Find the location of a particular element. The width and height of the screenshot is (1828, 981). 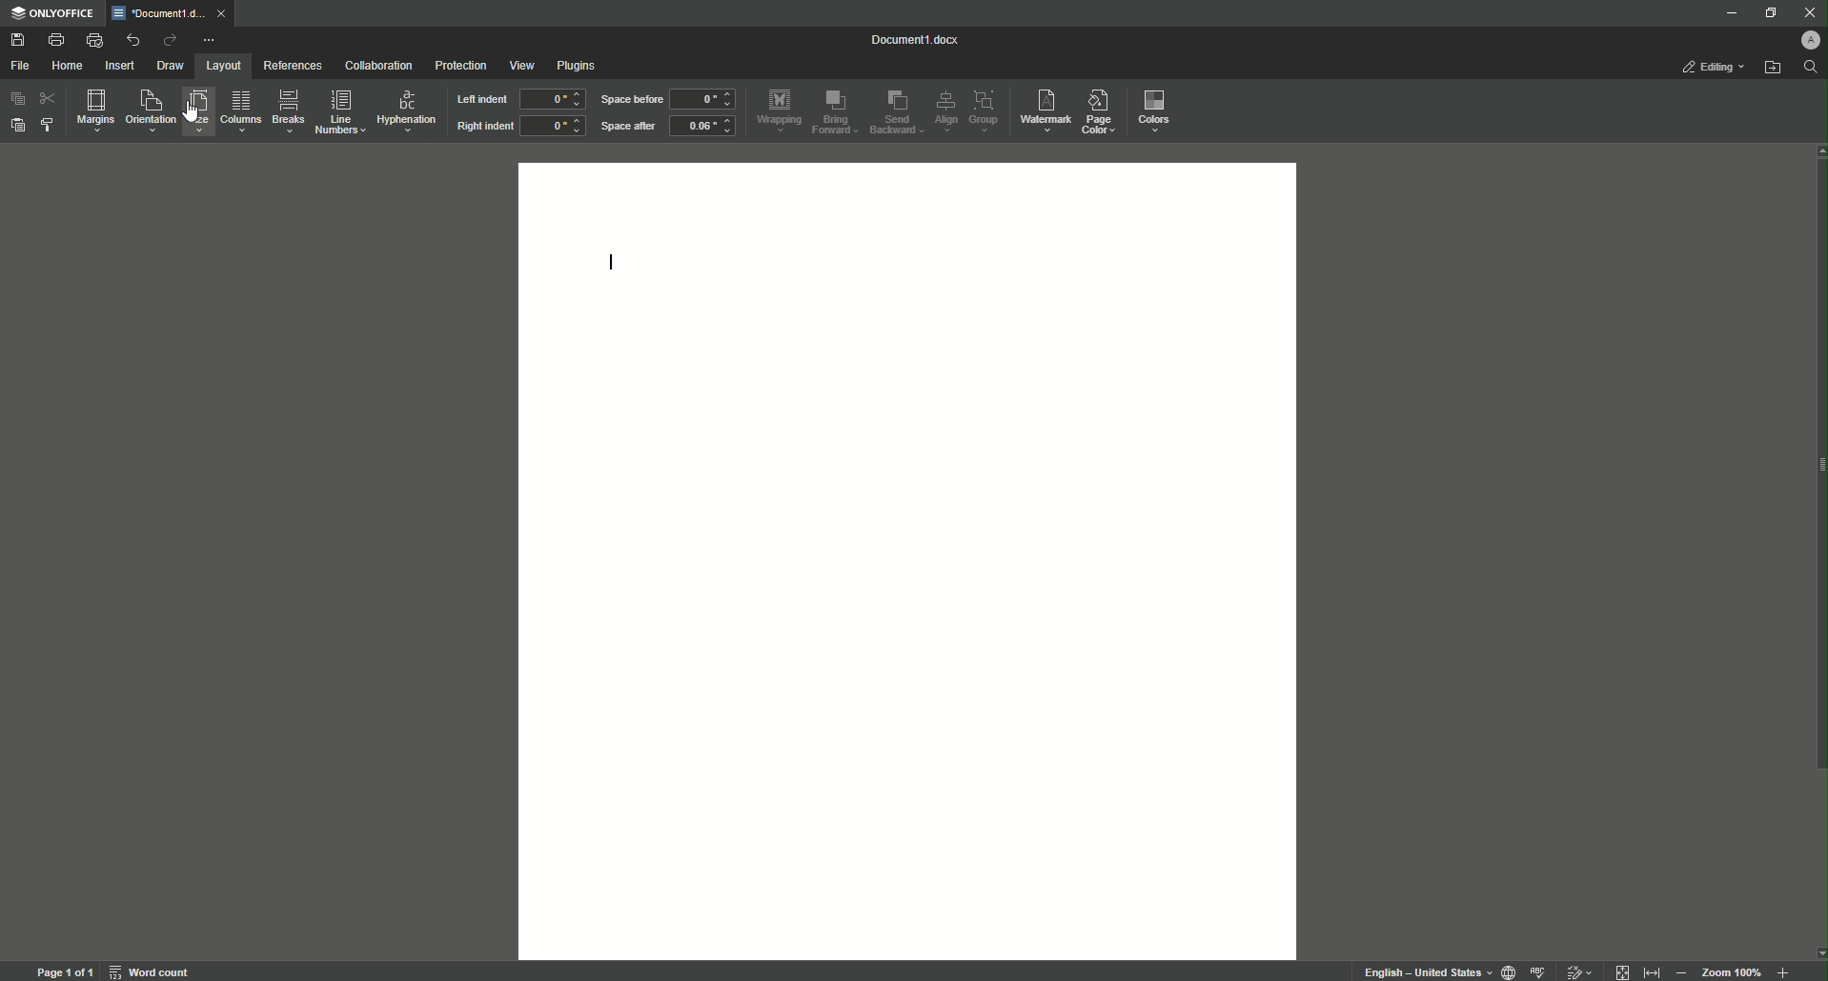

Choose styles is located at coordinates (50, 127).